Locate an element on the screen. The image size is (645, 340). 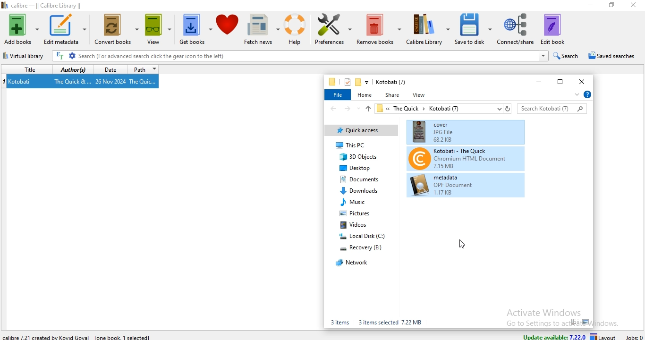
refresh is located at coordinates (508, 108).